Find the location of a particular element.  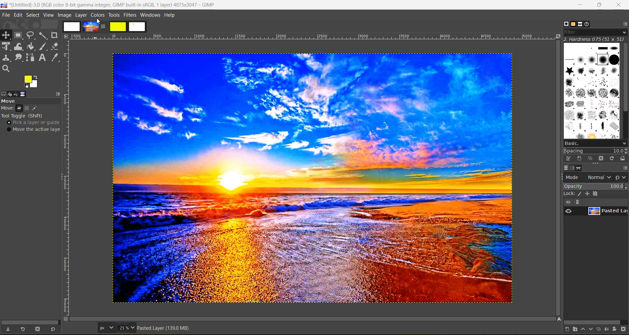

save tool preset is located at coordinates (8, 329).